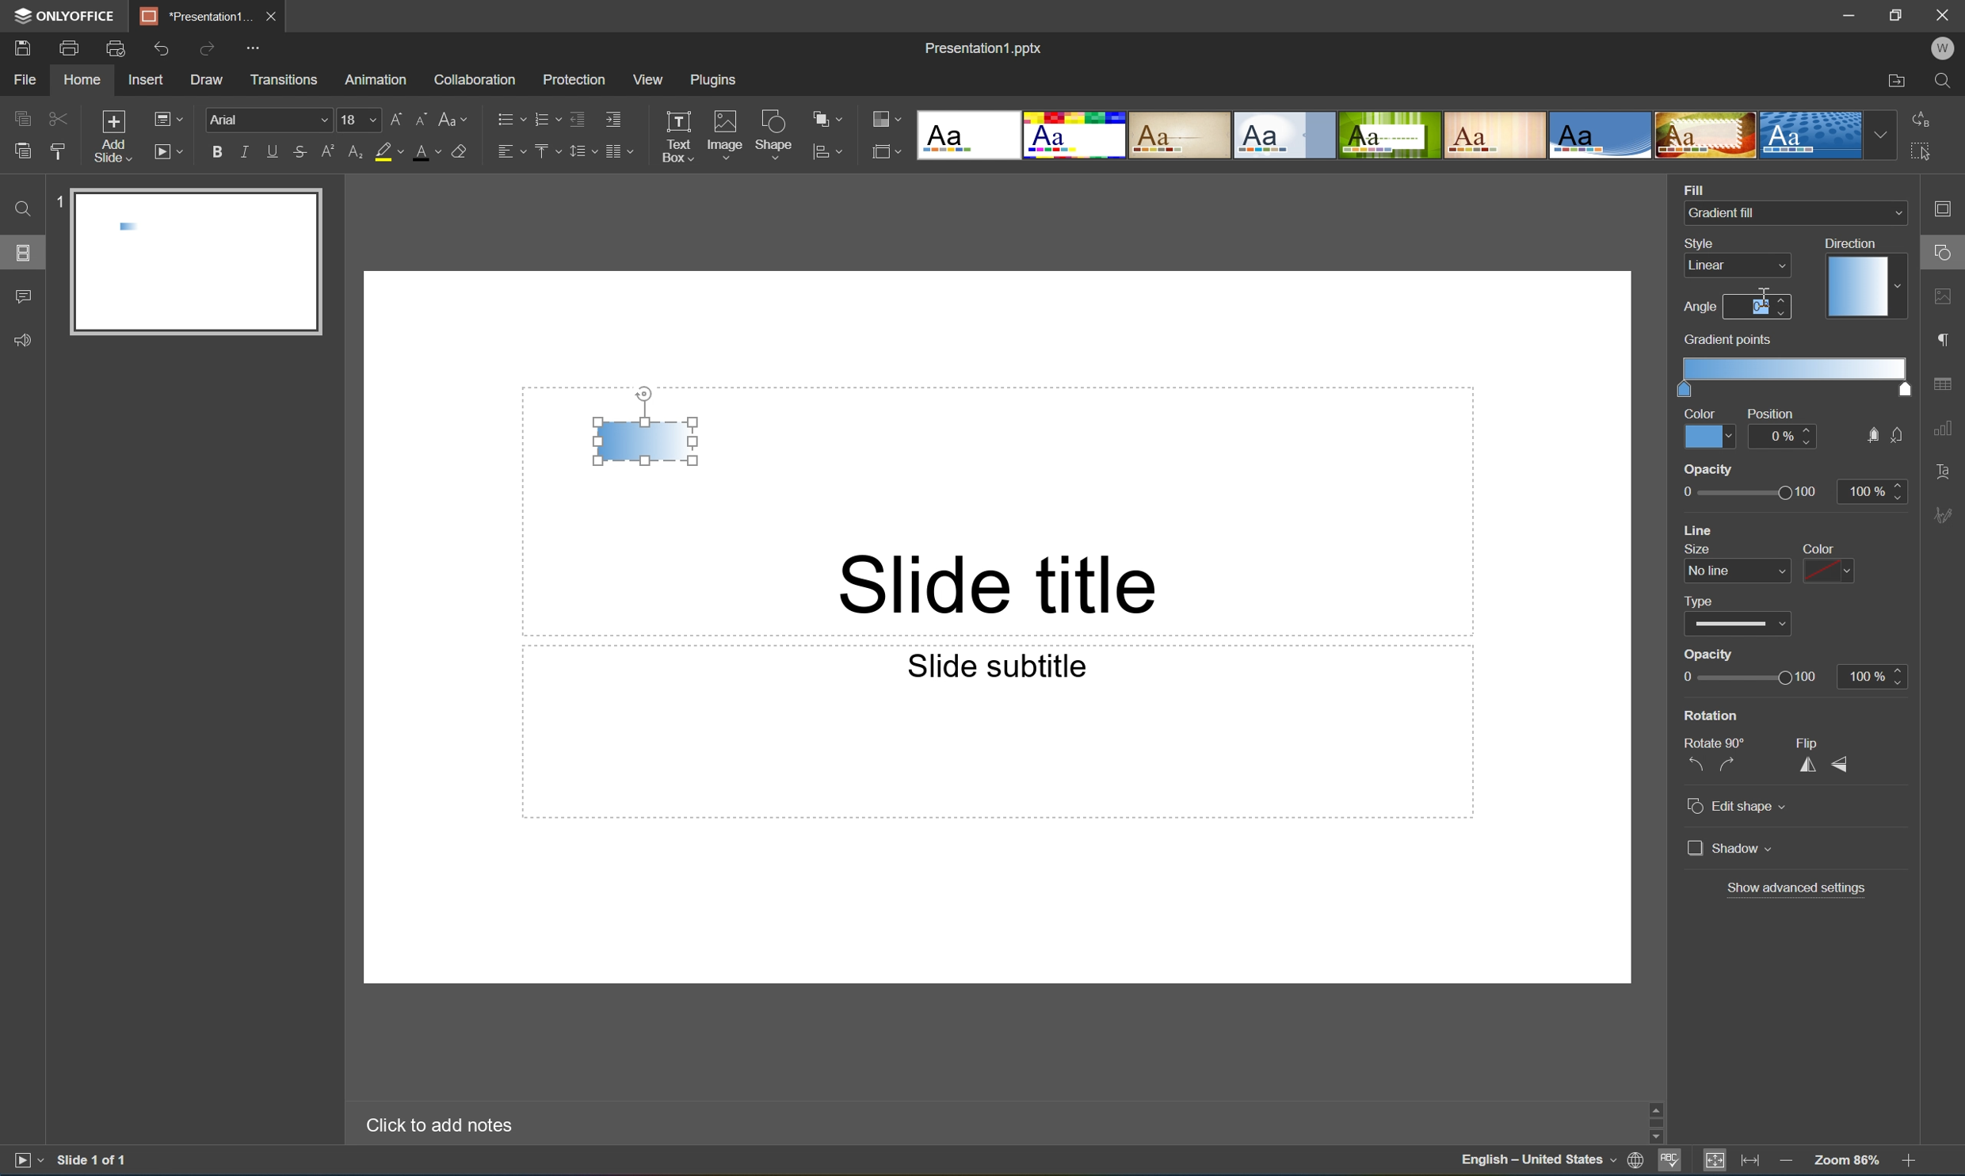 The height and width of the screenshot is (1176, 1965). What do you see at coordinates (283, 78) in the screenshot?
I see `Transitions` at bounding box center [283, 78].